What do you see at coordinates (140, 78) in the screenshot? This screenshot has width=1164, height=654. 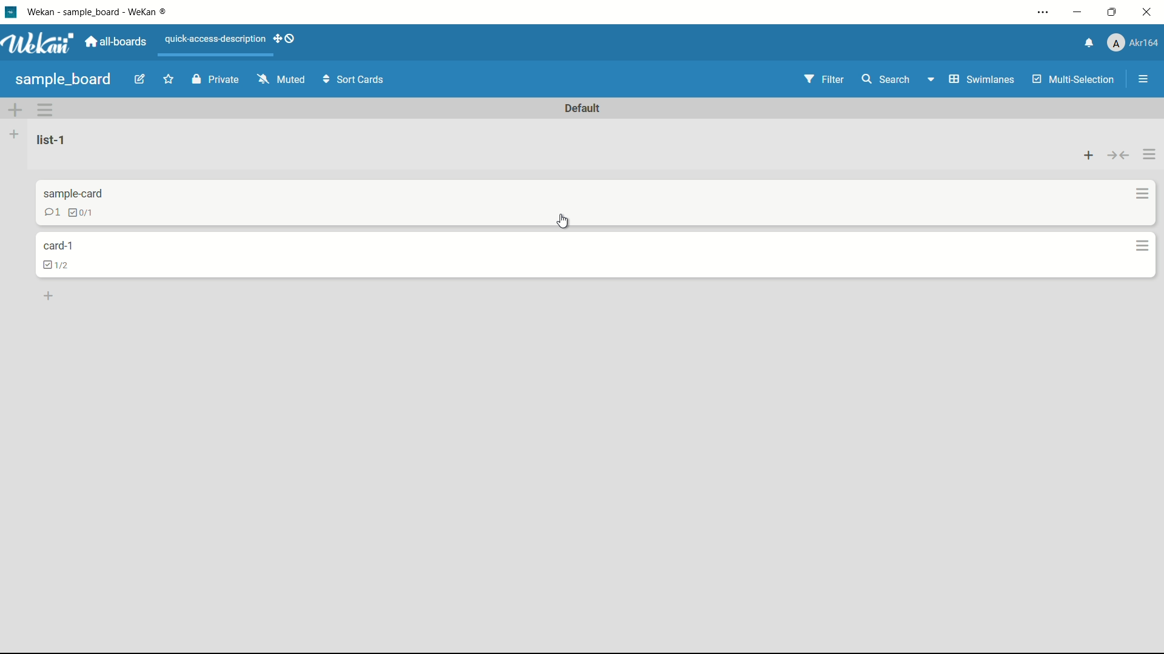 I see `edit board` at bounding box center [140, 78].